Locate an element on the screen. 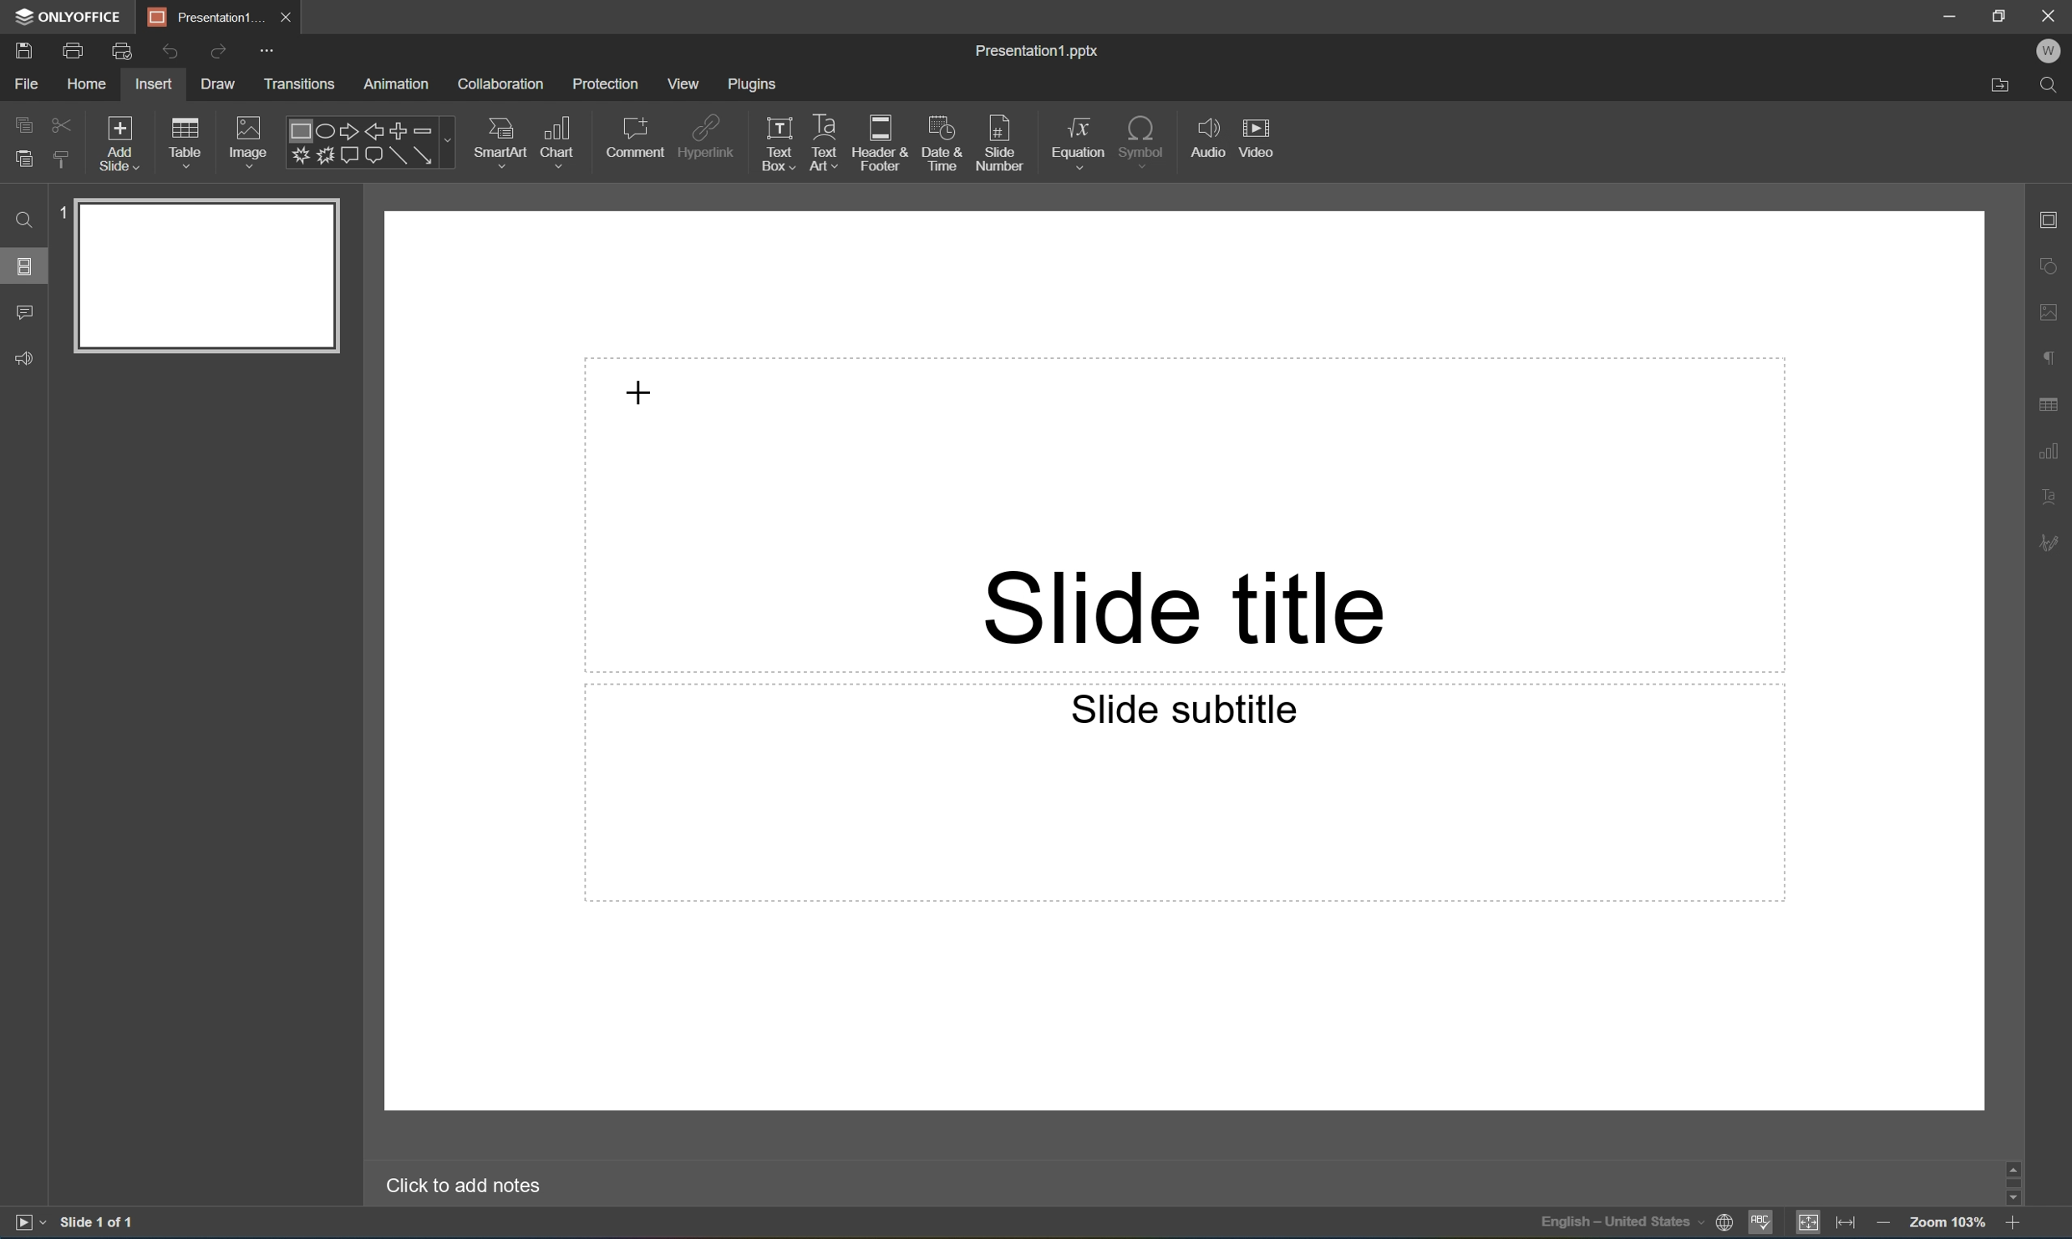 The height and width of the screenshot is (1239, 2072). Add Slide is located at coordinates (120, 144).